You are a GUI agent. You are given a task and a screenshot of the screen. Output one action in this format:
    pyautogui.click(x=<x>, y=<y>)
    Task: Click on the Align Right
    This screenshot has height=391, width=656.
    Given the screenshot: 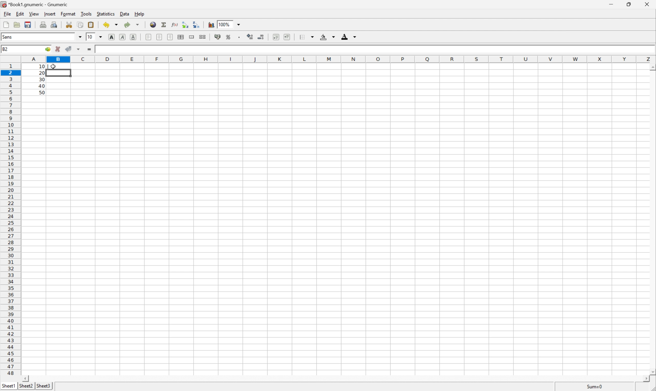 What is the action you would take?
    pyautogui.click(x=170, y=37)
    